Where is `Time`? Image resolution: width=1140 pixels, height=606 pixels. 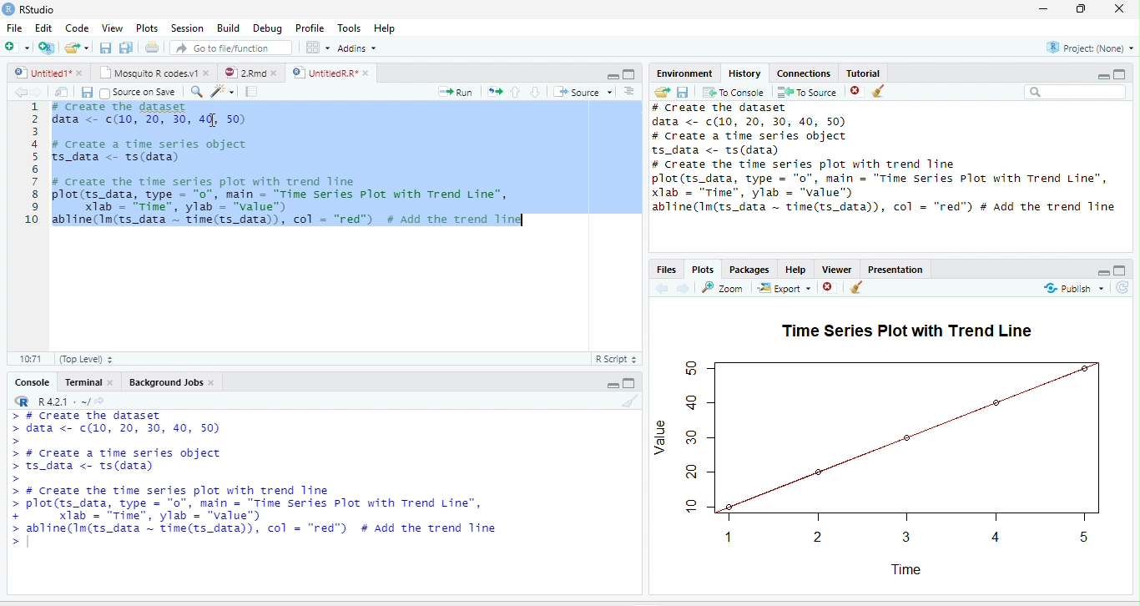
Time is located at coordinates (906, 570).